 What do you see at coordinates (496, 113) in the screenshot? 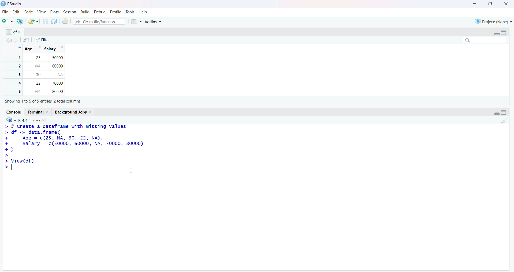
I see `Minimize` at bounding box center [496, 113].